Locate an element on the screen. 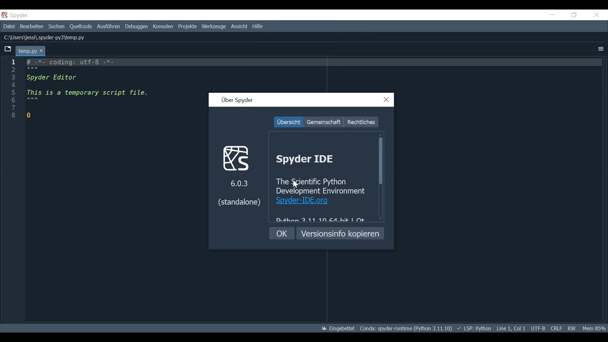 Image resolution: width=608 pixels, height=342 pixels. Spyder logo is located at coordinates (240, 158).